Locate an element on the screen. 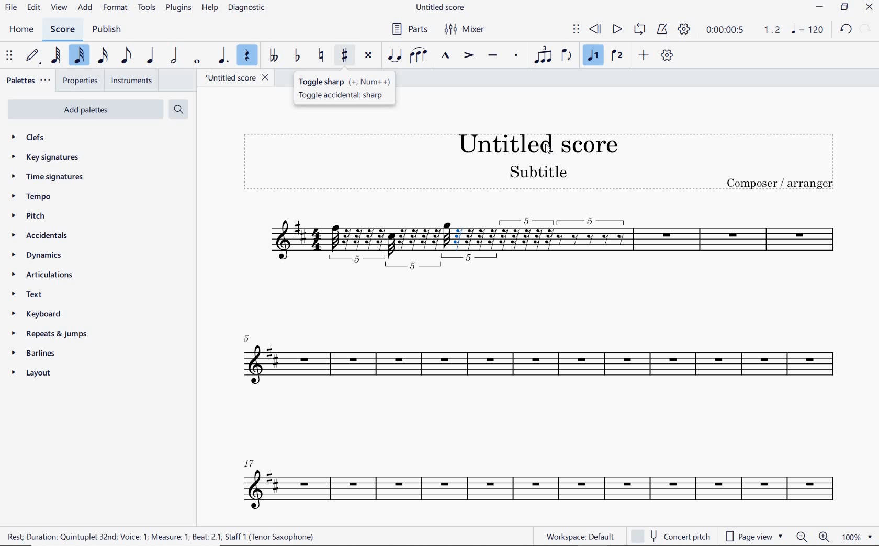 The height and width of the screenshot is (546, 879). 16TH NOTE is located at coordinates (103, 55).